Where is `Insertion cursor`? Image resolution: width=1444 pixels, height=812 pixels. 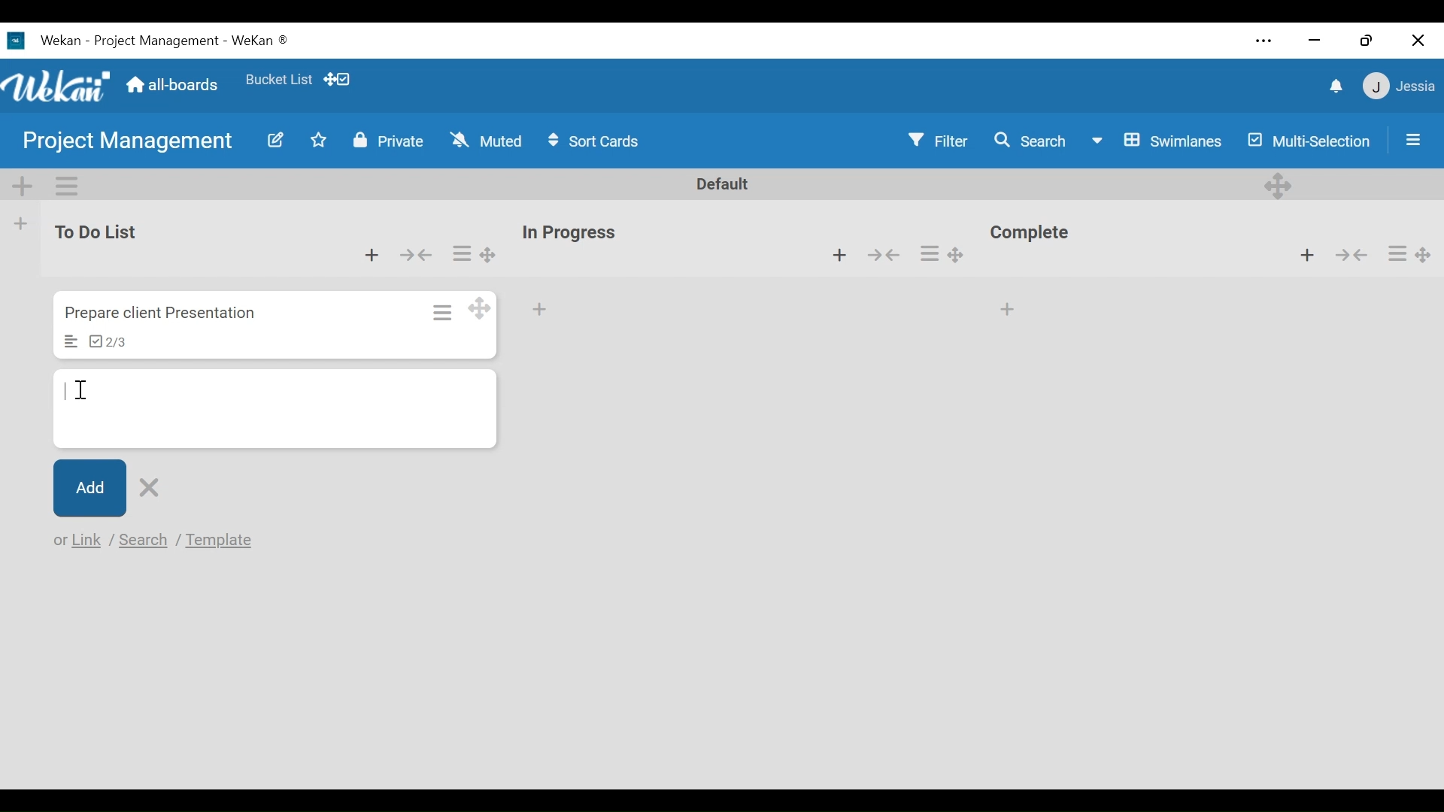 Insertion cursor is located at coordinates (83, 390).